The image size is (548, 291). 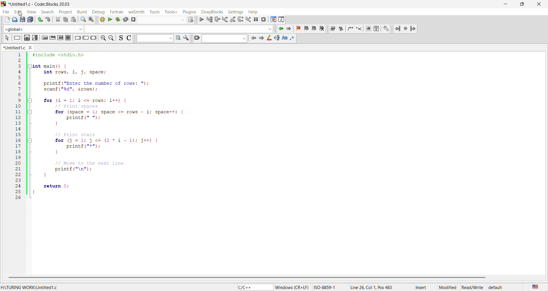 I want to click on debugging window, so click(x=272, y=19).